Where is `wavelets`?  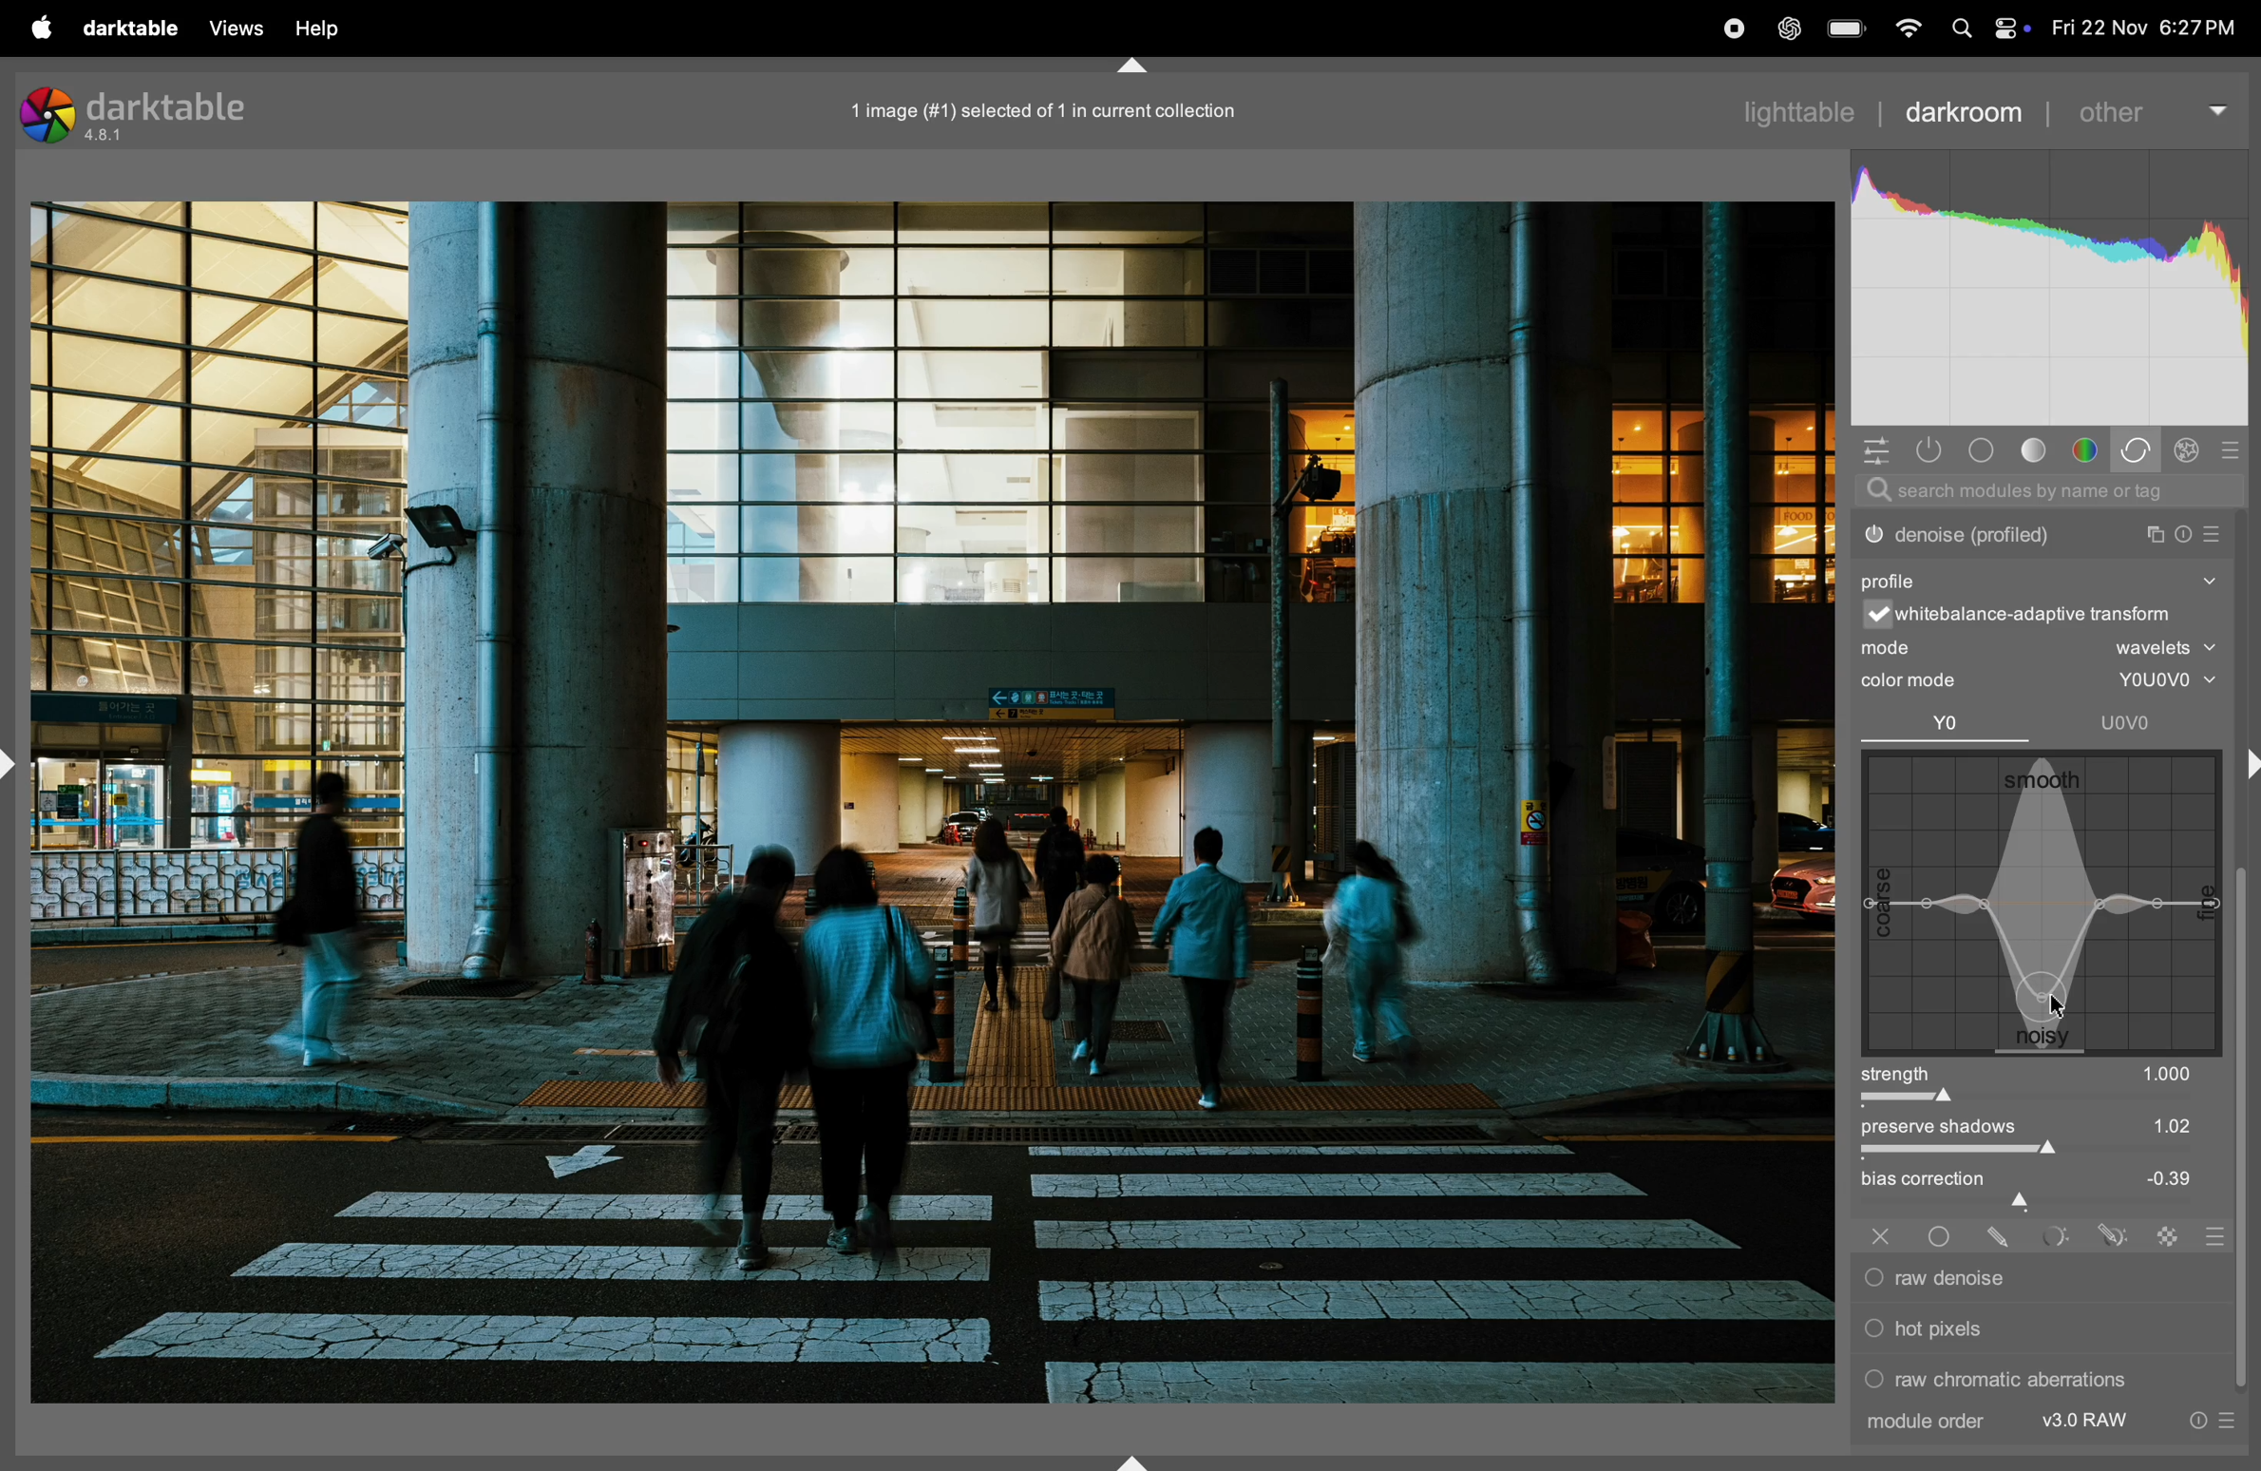 wavelets is located at coordinates (2161, 646).